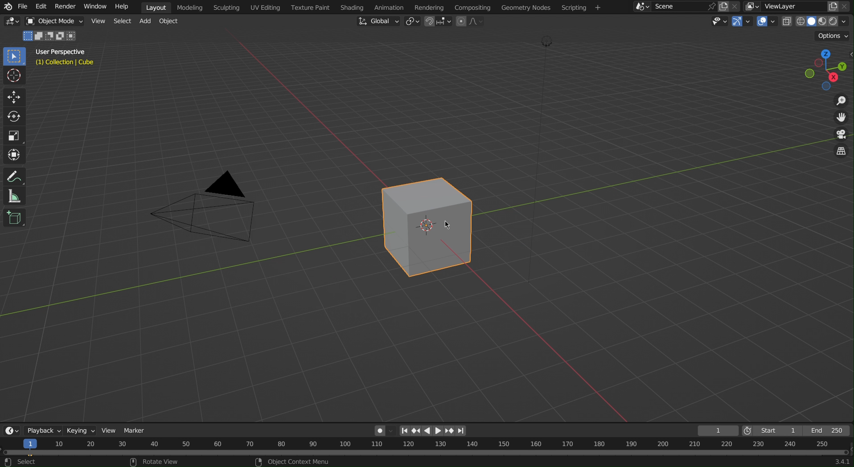 The image size is (854, 467). What do you see at coordinates (848, 7) in the screenshot?
I see `Close` at bounding box center [848, 7].